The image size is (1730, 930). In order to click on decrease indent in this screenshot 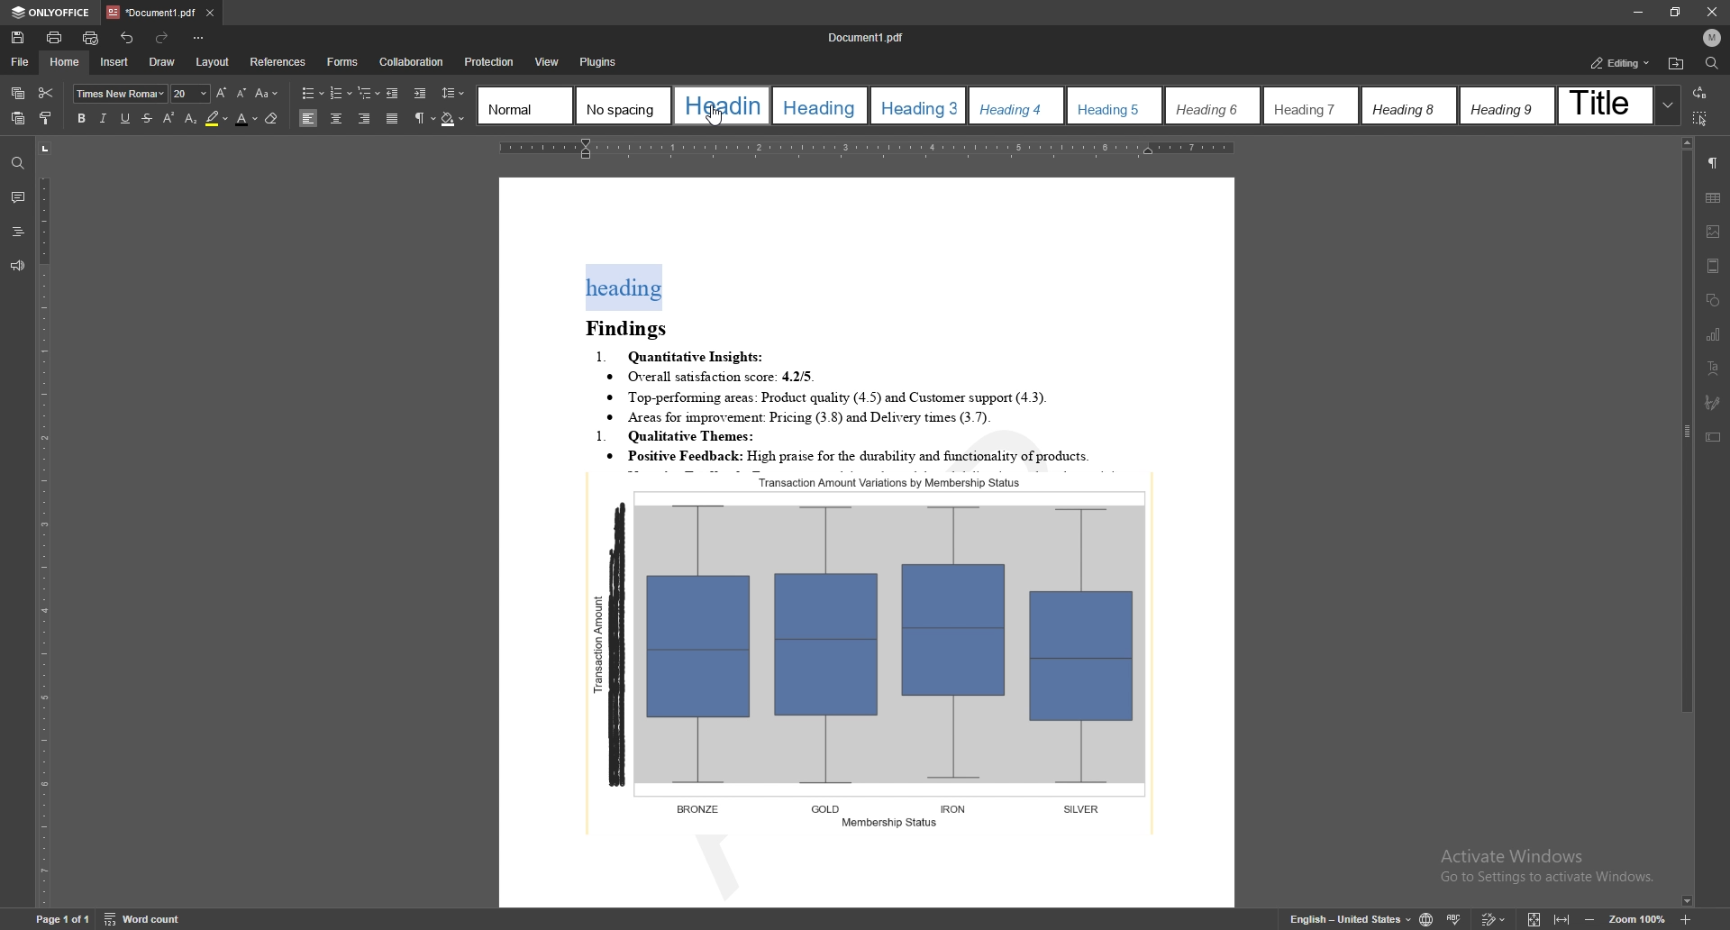, I will do `click(393, 93)`.